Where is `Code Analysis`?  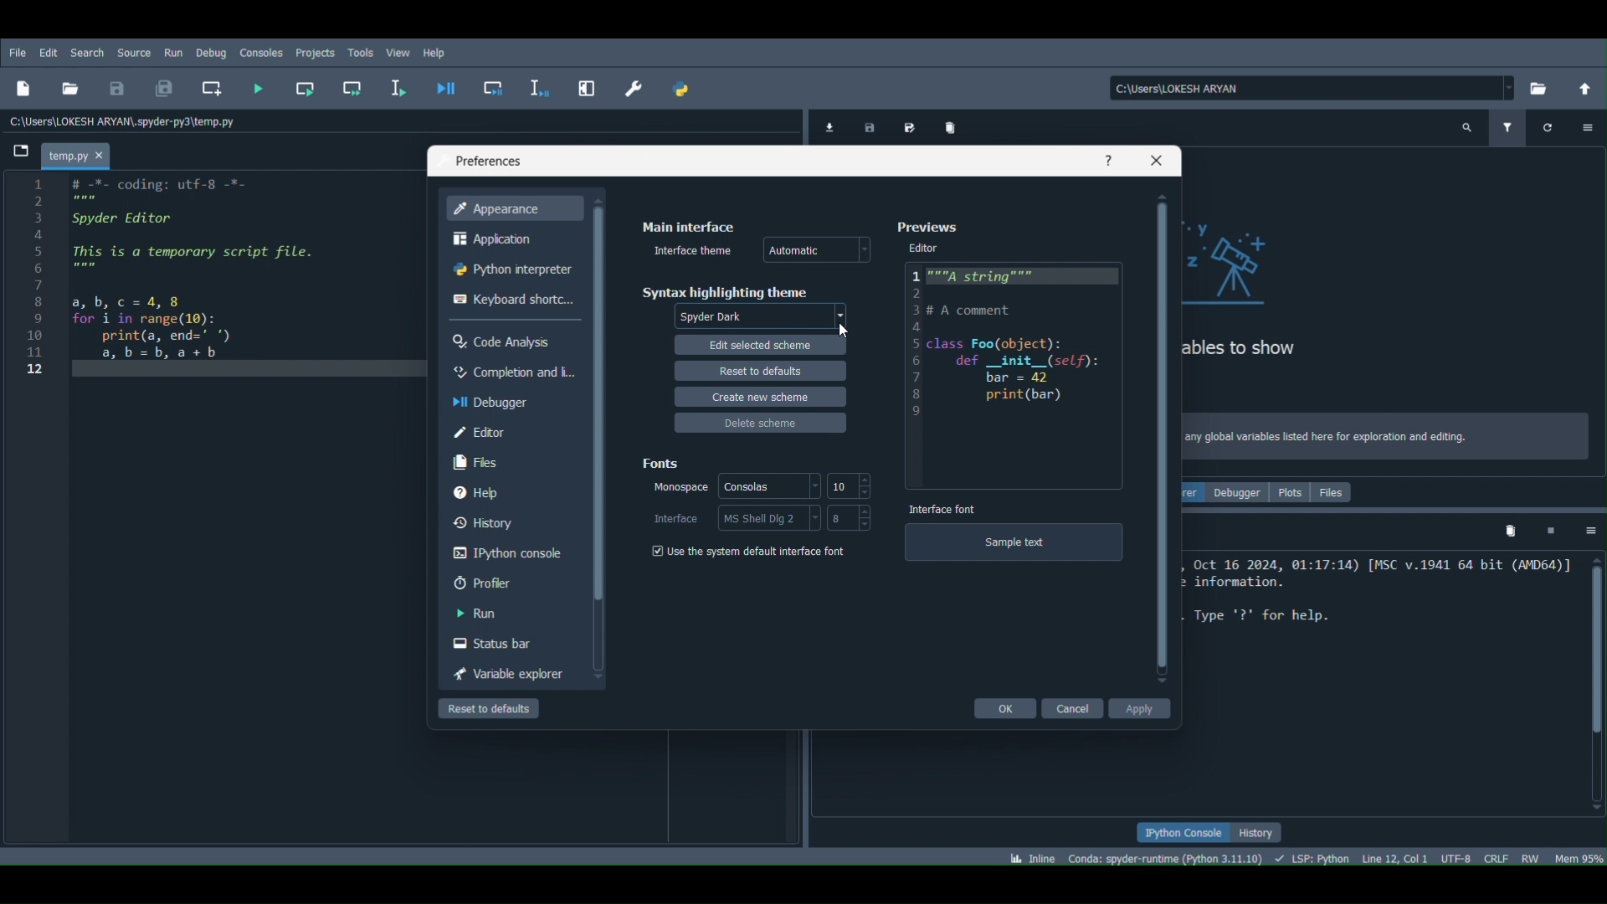 Code Analysis is located at coordinates (514, 338).